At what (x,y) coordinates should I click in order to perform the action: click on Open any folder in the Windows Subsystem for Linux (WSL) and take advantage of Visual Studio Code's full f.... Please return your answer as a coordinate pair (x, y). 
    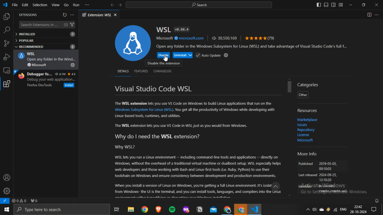
    Looking at the image, I should click on (253, 47).